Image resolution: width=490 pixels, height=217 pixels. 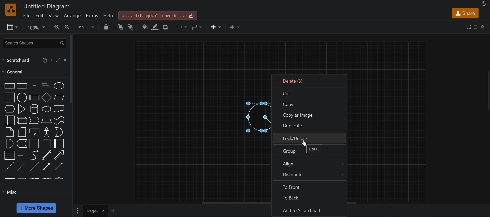 I want to click on Horizontal container, so click(x=59, y=144).